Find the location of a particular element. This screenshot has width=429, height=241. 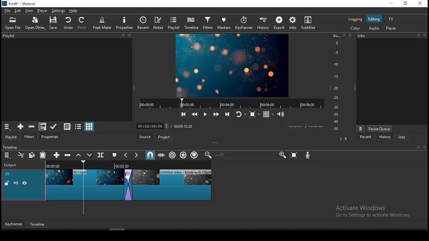

playlist is located at coordinates (174, 23).